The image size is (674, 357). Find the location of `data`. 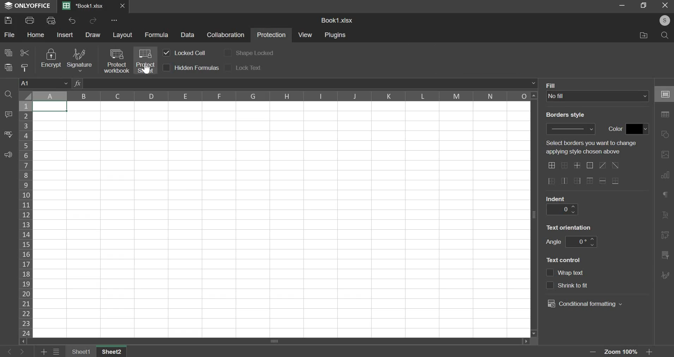

data is located at coordinates (188, 35).